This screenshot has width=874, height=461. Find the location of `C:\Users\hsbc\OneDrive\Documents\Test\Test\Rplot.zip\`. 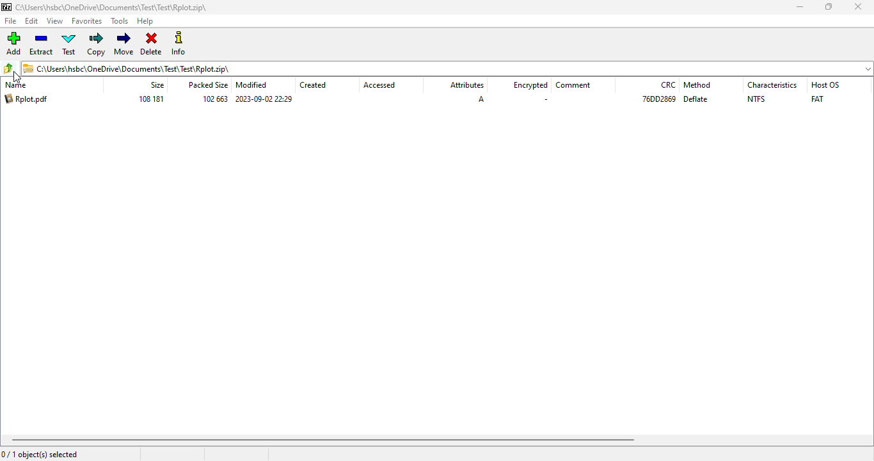

C:\Users\hsbc\OneDrive\Documents\Test\Test\Rplot.zip\ is located at coordinates (431, 68).